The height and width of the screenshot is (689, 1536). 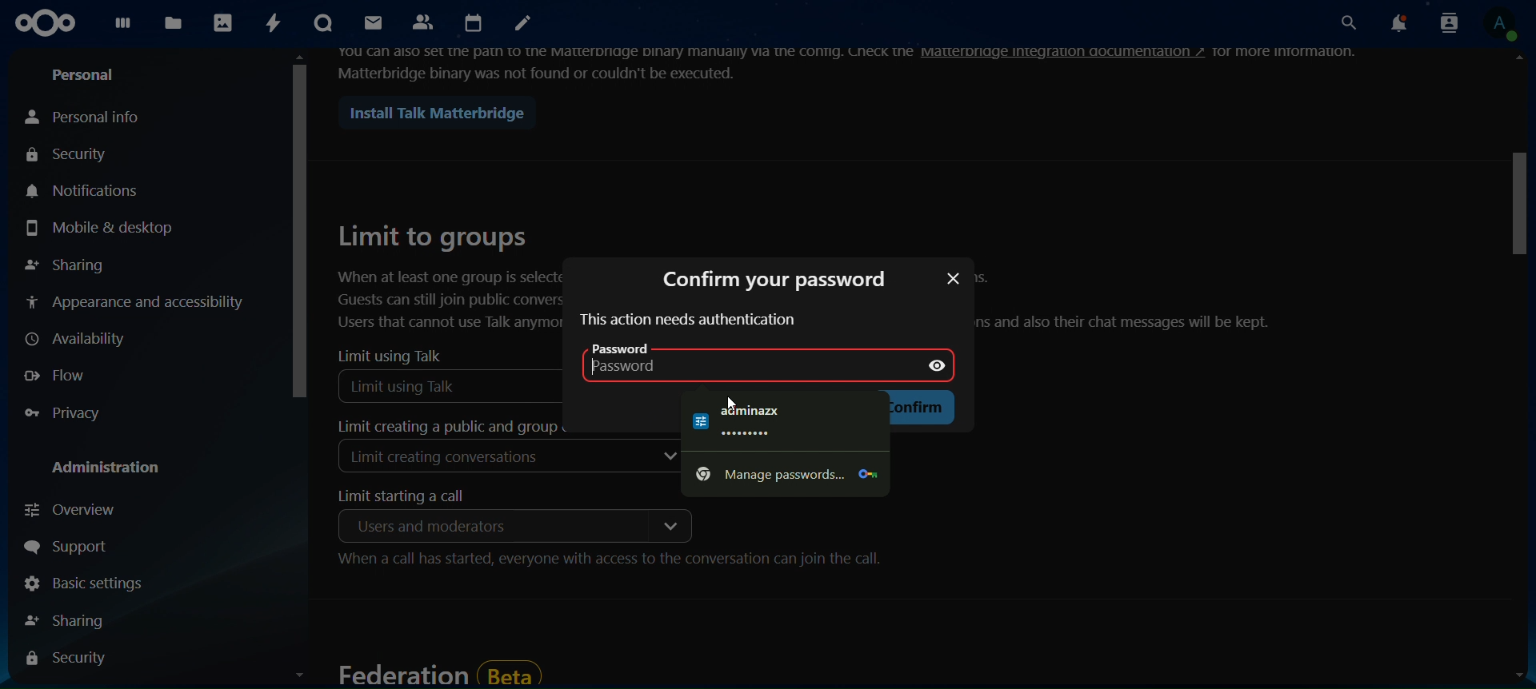 What do you see at coordinates (422, 526) in the screenshot?
I see `moderators only` at bounding box center [422, 526].